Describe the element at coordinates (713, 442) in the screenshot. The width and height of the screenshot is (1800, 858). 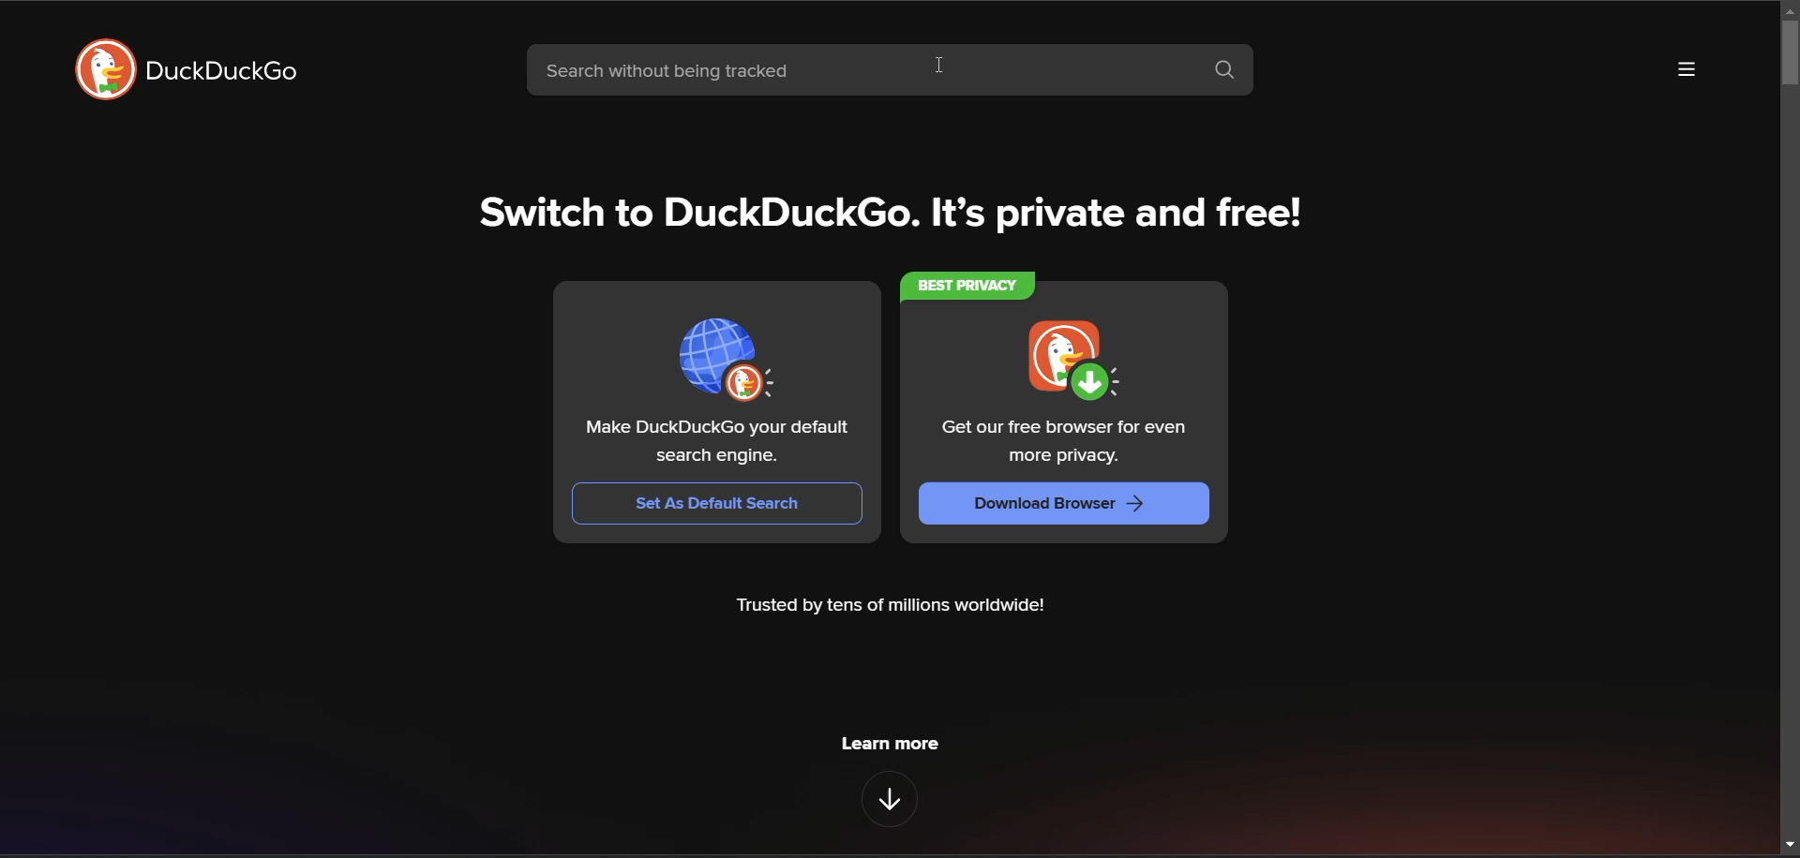
I see `Make DuckDuckGo your default search engine.` at that location.